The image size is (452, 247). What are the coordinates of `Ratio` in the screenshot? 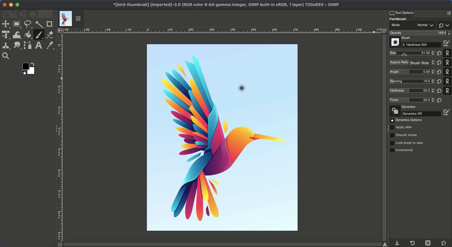 It's located at (412, 63).